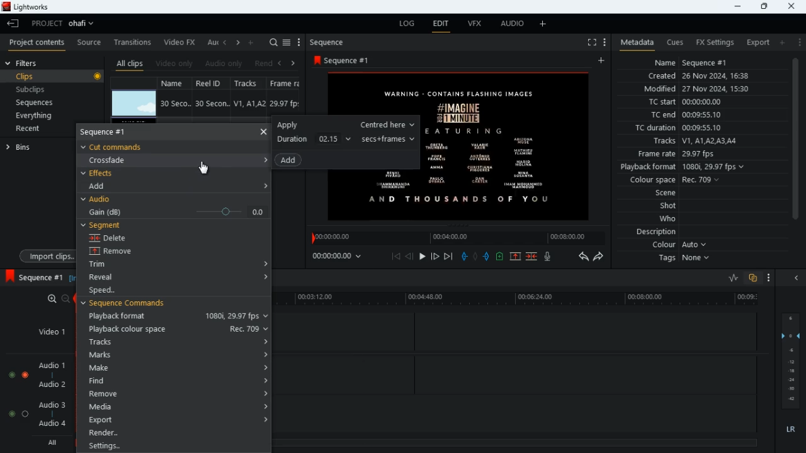 Image resolution: width=806 pixels, height=453 pixels. Describe the element at coordinates (695, 154) in the screenshot. I see `frame rate` at that location.